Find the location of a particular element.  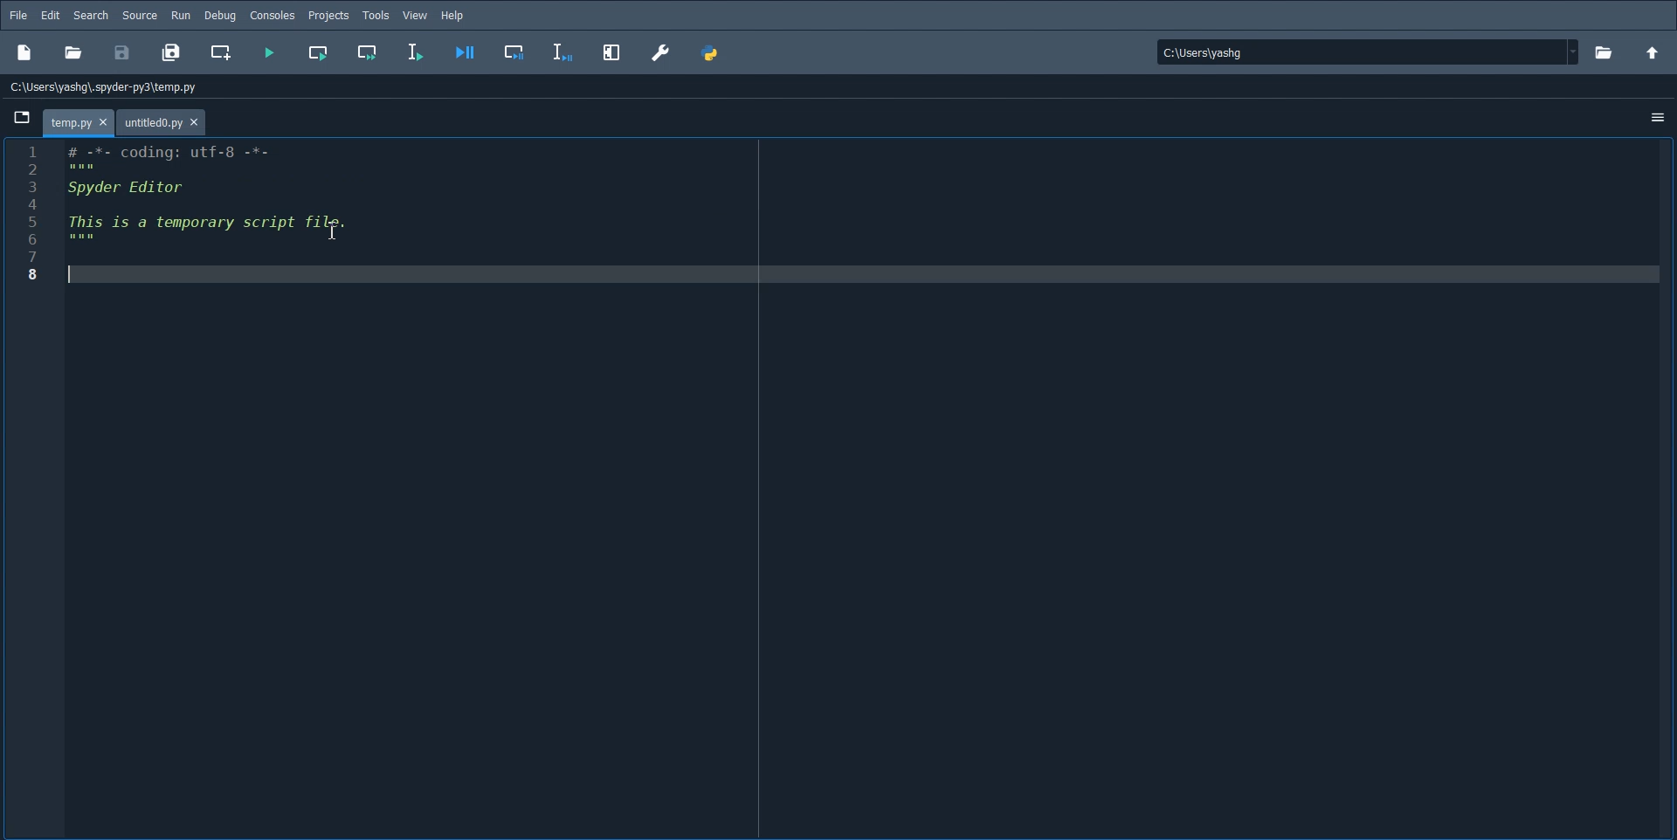

Maximize current pane is located at coordinates (613, 54).